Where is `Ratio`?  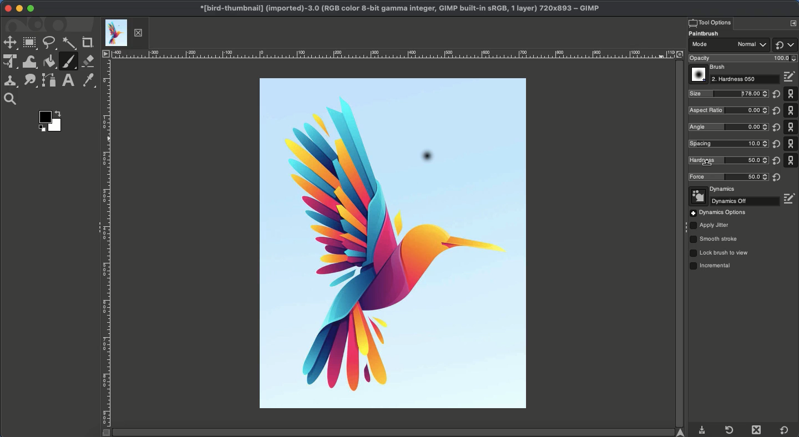 Ratio is located at coordinates (729, 111).